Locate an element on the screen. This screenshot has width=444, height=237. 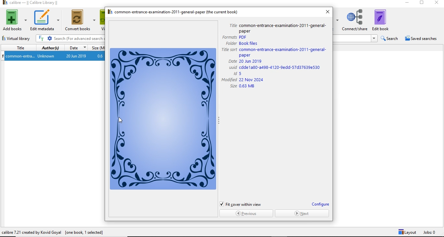
cursor is located at coordinates (119, 119).